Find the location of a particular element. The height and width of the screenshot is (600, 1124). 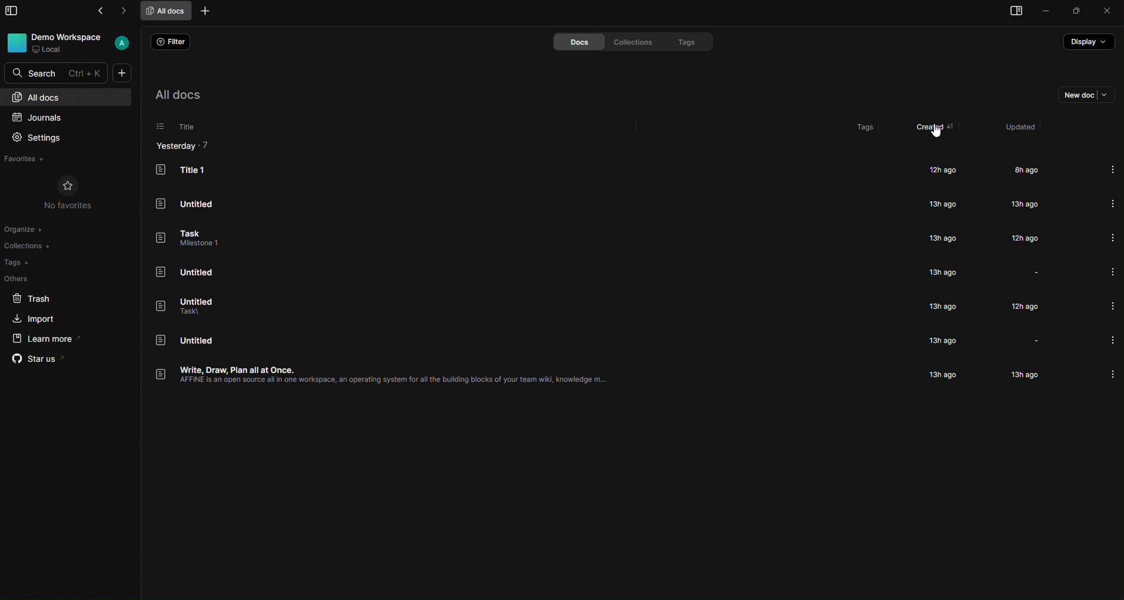

right pane is located at coordinates (1010, 12).